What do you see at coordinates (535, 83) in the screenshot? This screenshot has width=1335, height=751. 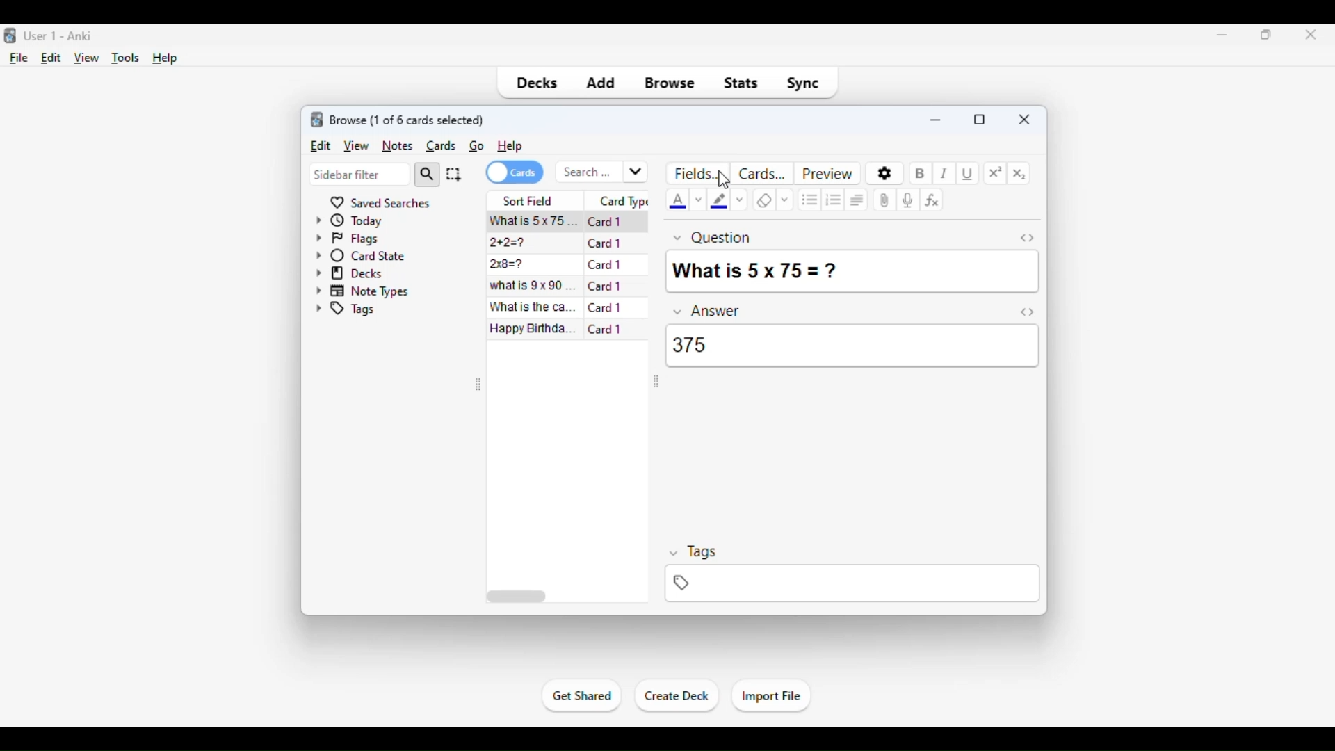 I see `decks` at bounding box center [535, 83].